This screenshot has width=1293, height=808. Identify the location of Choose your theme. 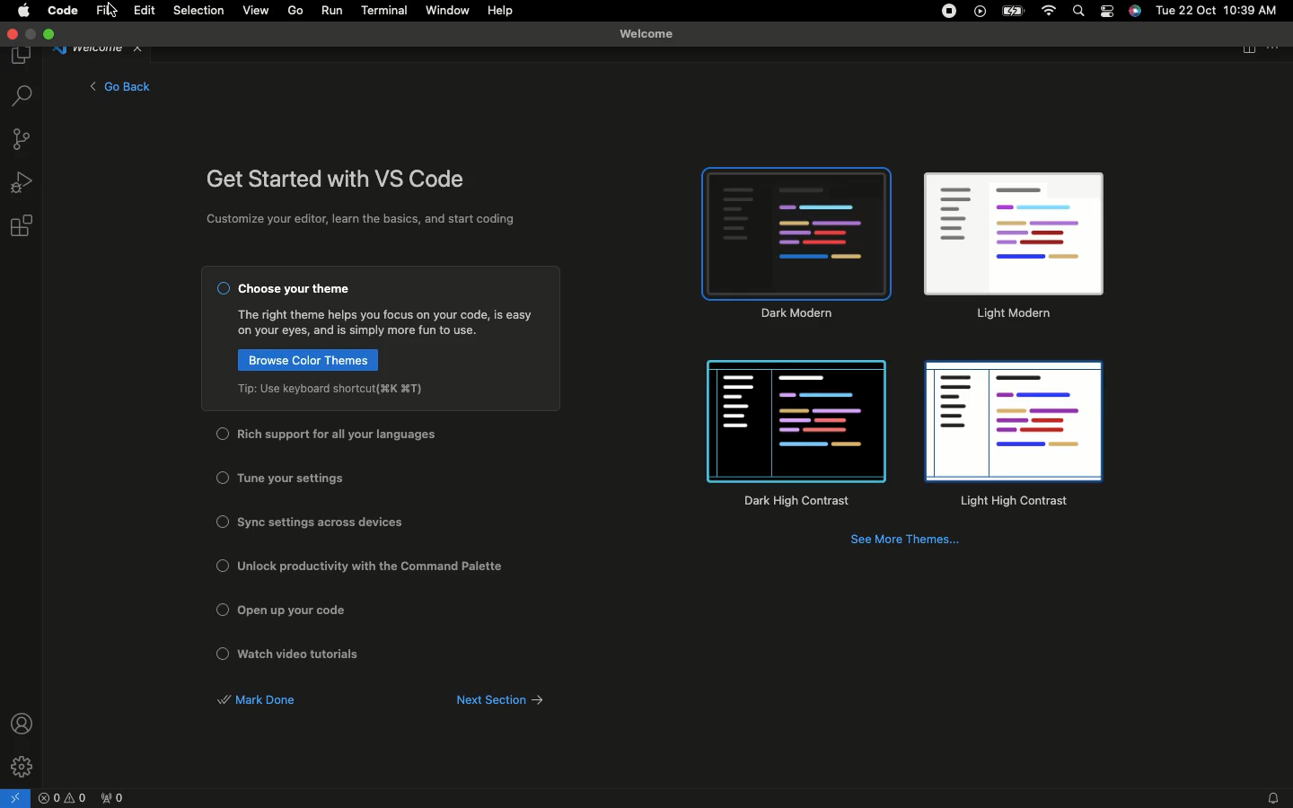
(297, 290).